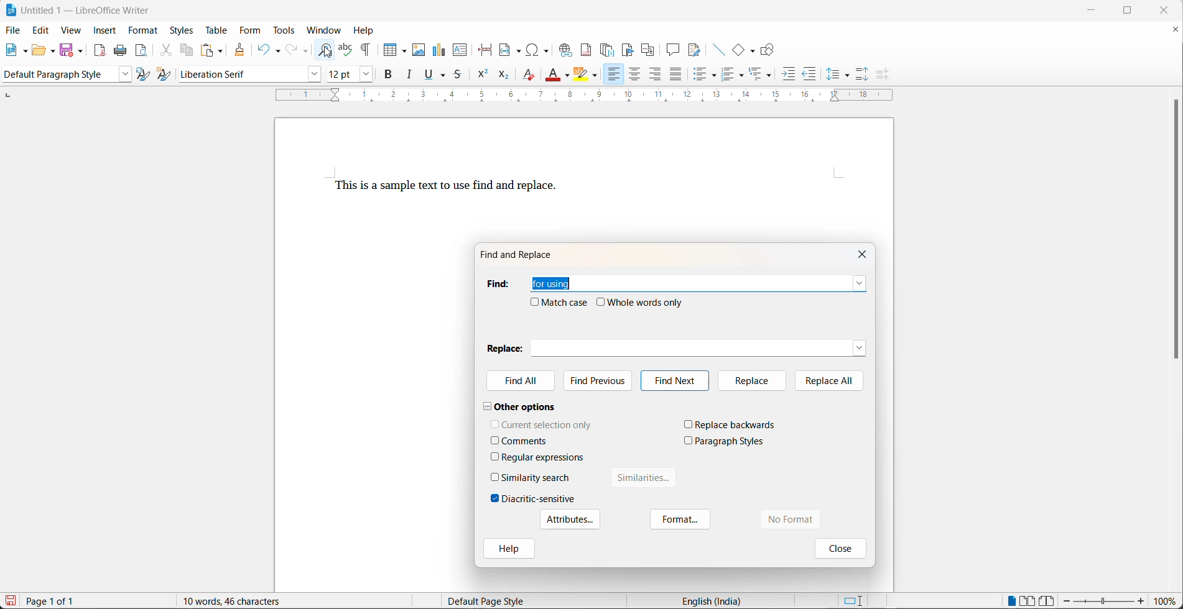 This screenshot has width=1183, height=609. I want to click on English (India), so click(715, 600).